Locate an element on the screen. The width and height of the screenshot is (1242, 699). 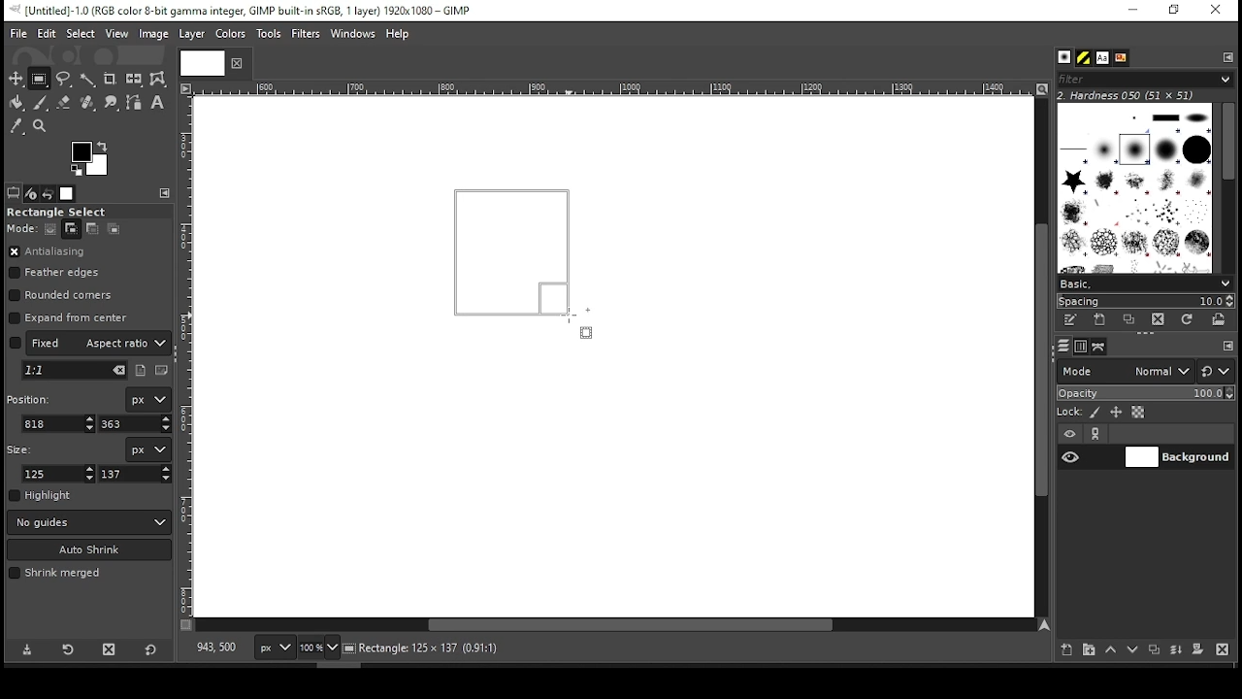
create a new brush is located at coordinates (1102, 319).